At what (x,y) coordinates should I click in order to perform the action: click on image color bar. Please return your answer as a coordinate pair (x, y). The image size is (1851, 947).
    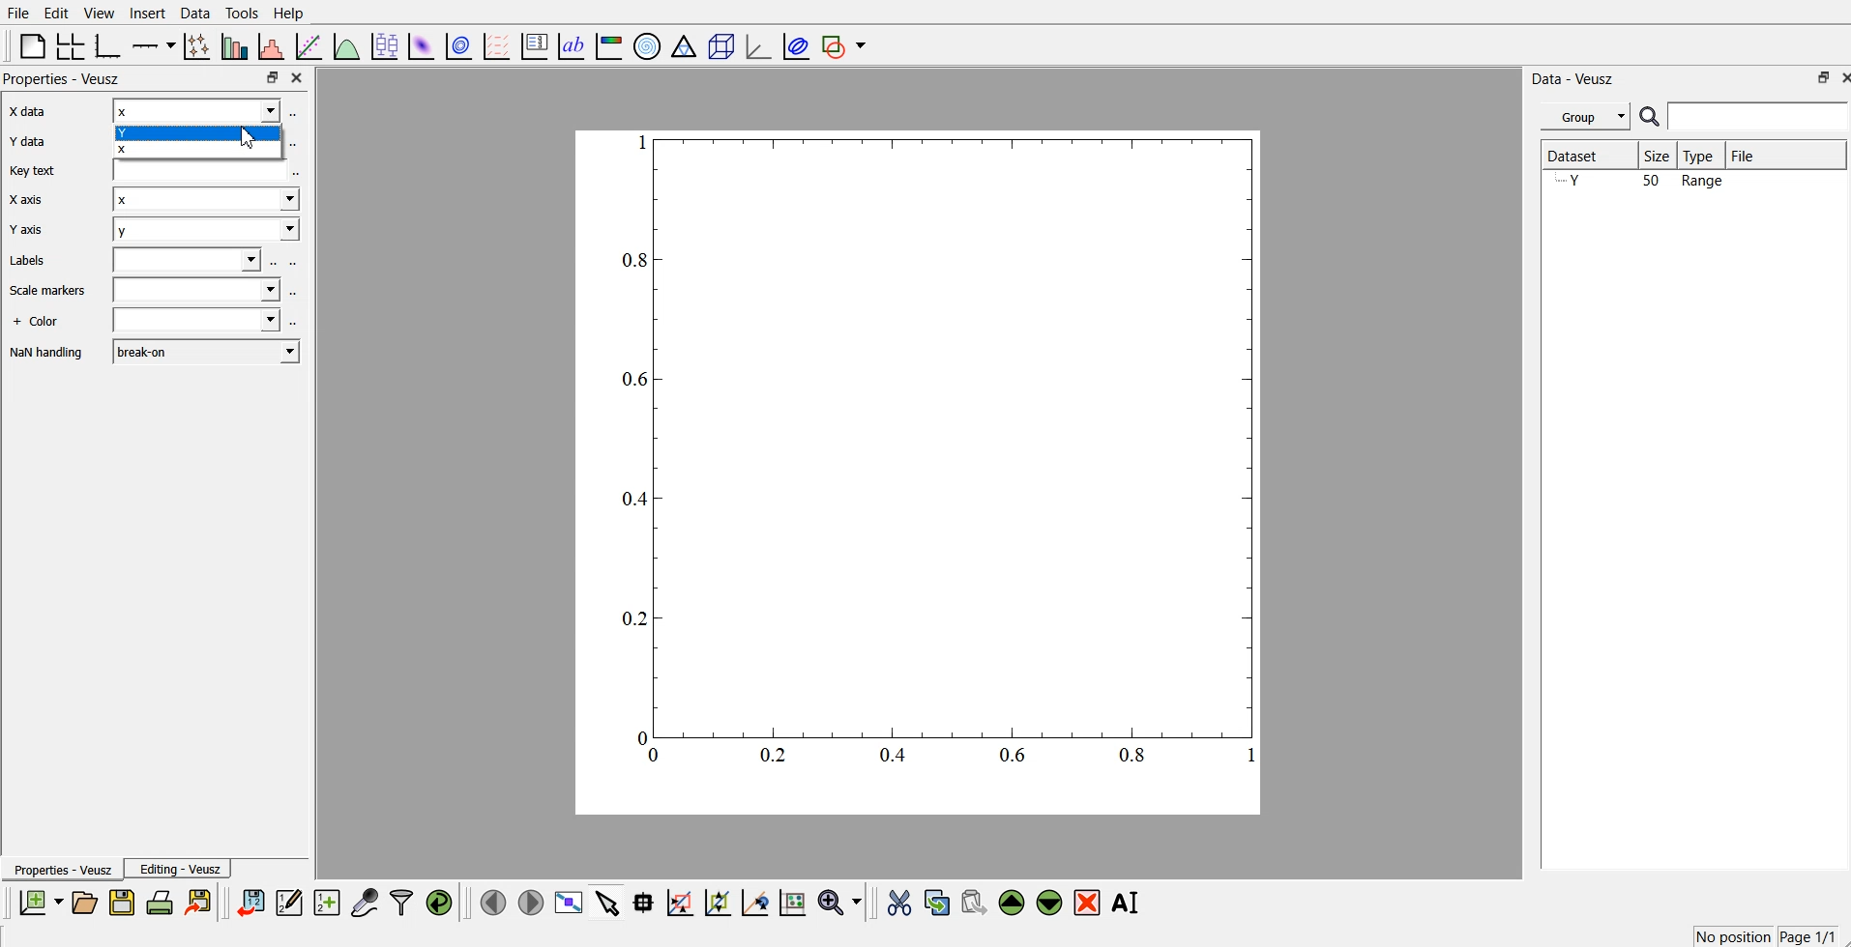
    Looking at the image, I should click on (608, 44).